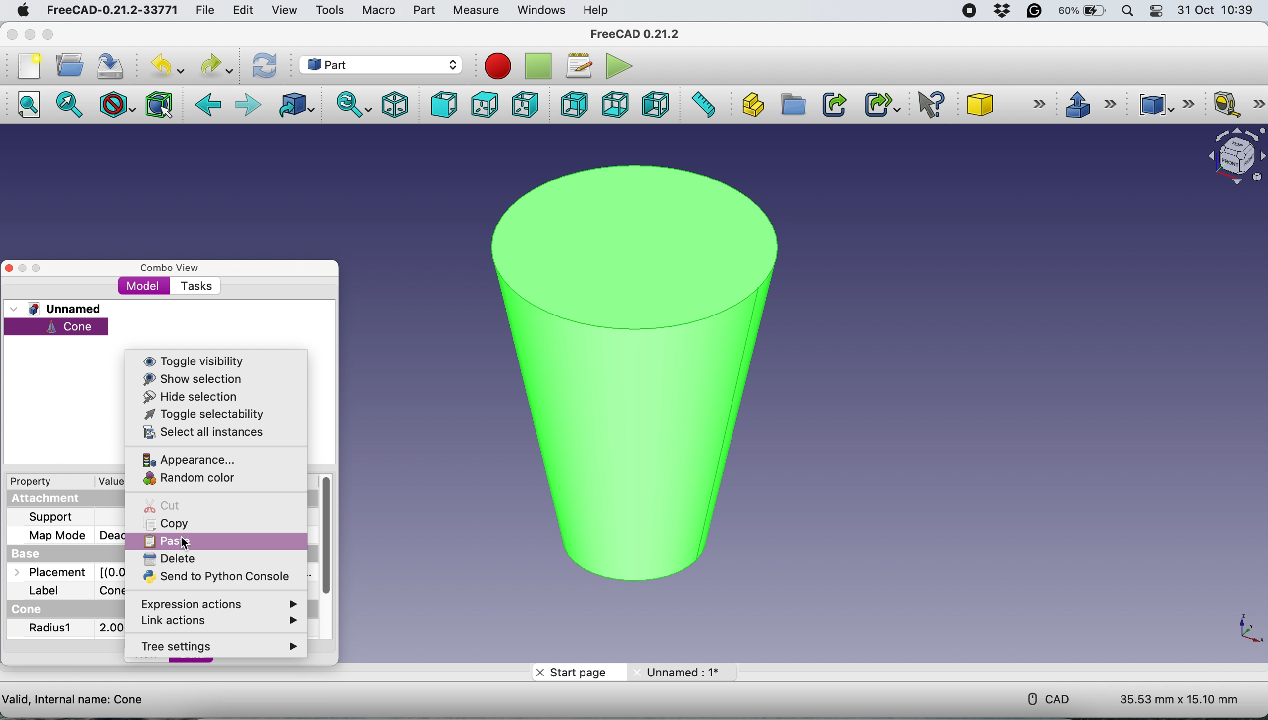 The height and width of the screenshot is (720, 1268). I want to click on create part, so click(752, 103).